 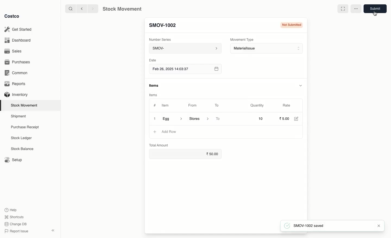 I want to click on #, so click(x=155, y=105).